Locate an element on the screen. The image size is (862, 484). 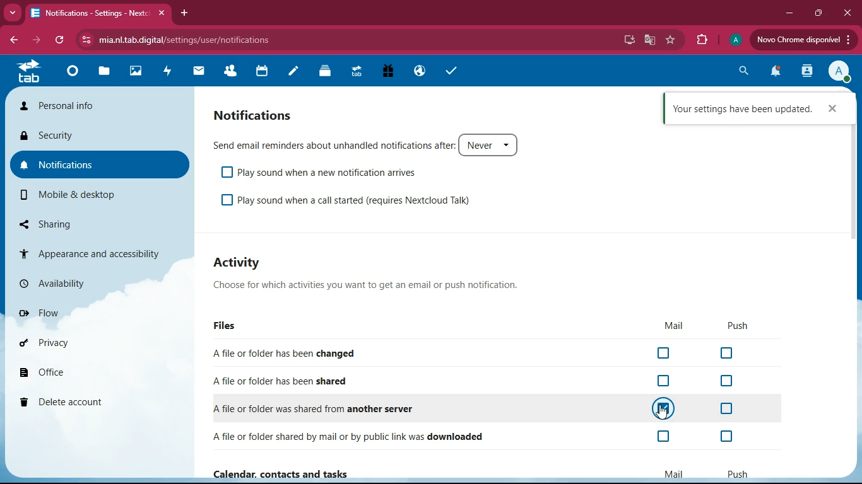
add tab is located at coordinates (183, 14).